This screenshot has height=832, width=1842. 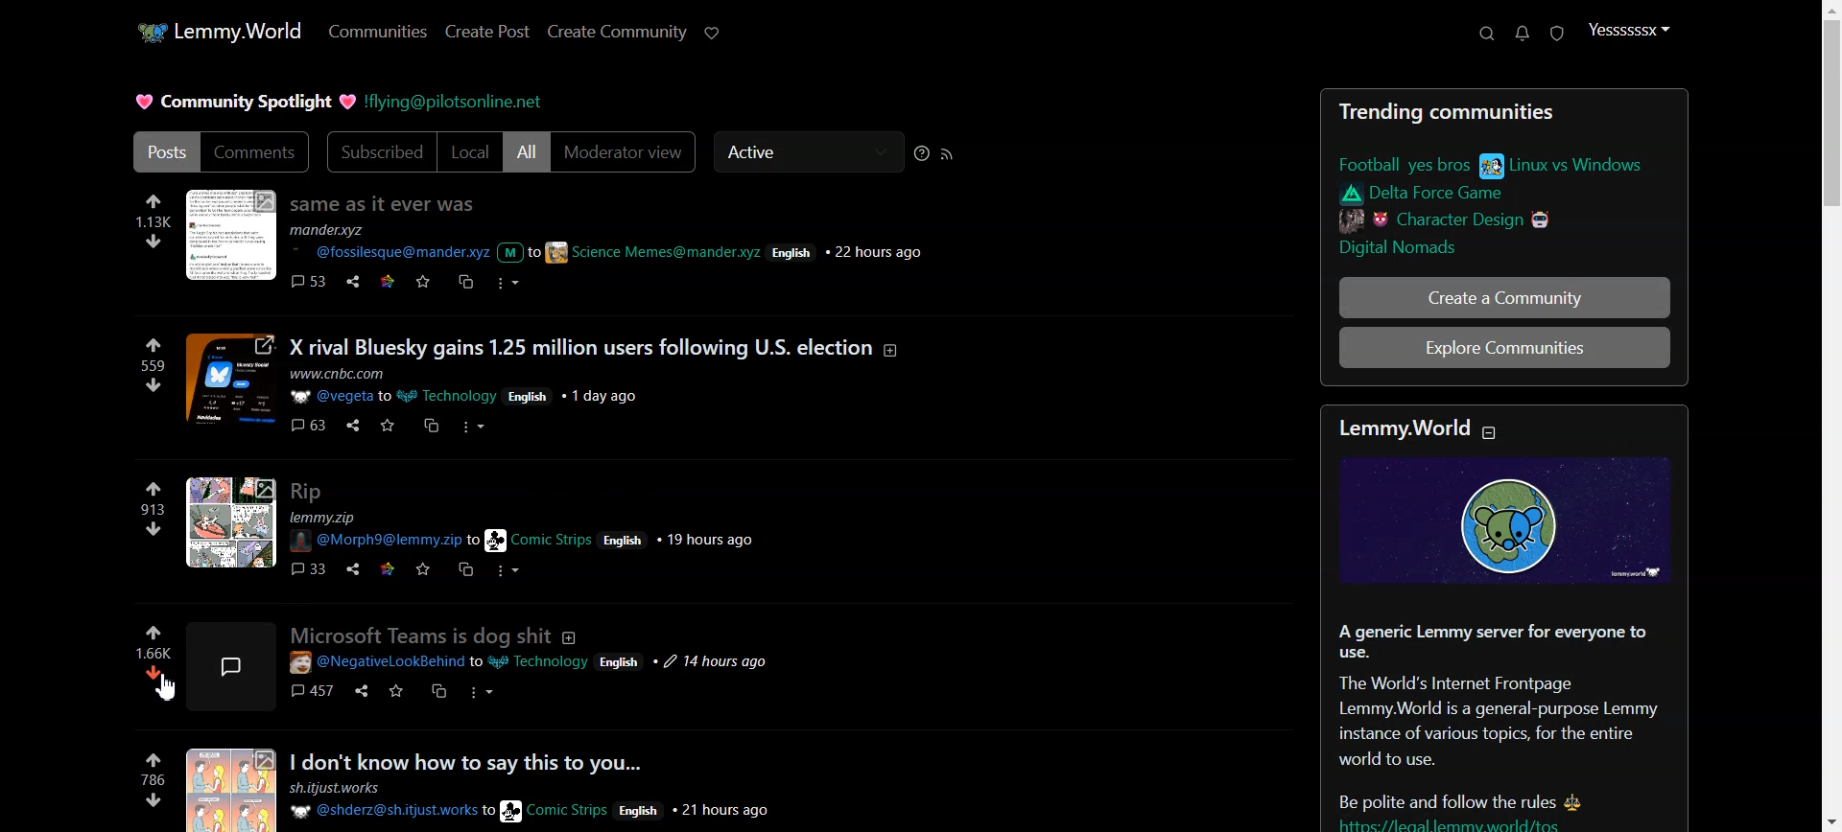 I want to click on Posts, so click(x=164, y=152).